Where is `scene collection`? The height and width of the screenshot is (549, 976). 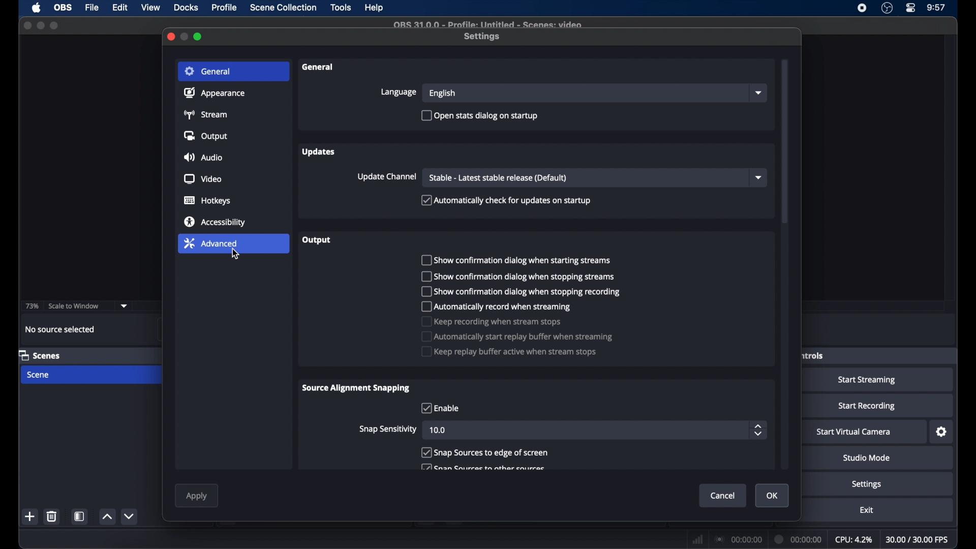 scene collection is located at coordinates (284, 8).